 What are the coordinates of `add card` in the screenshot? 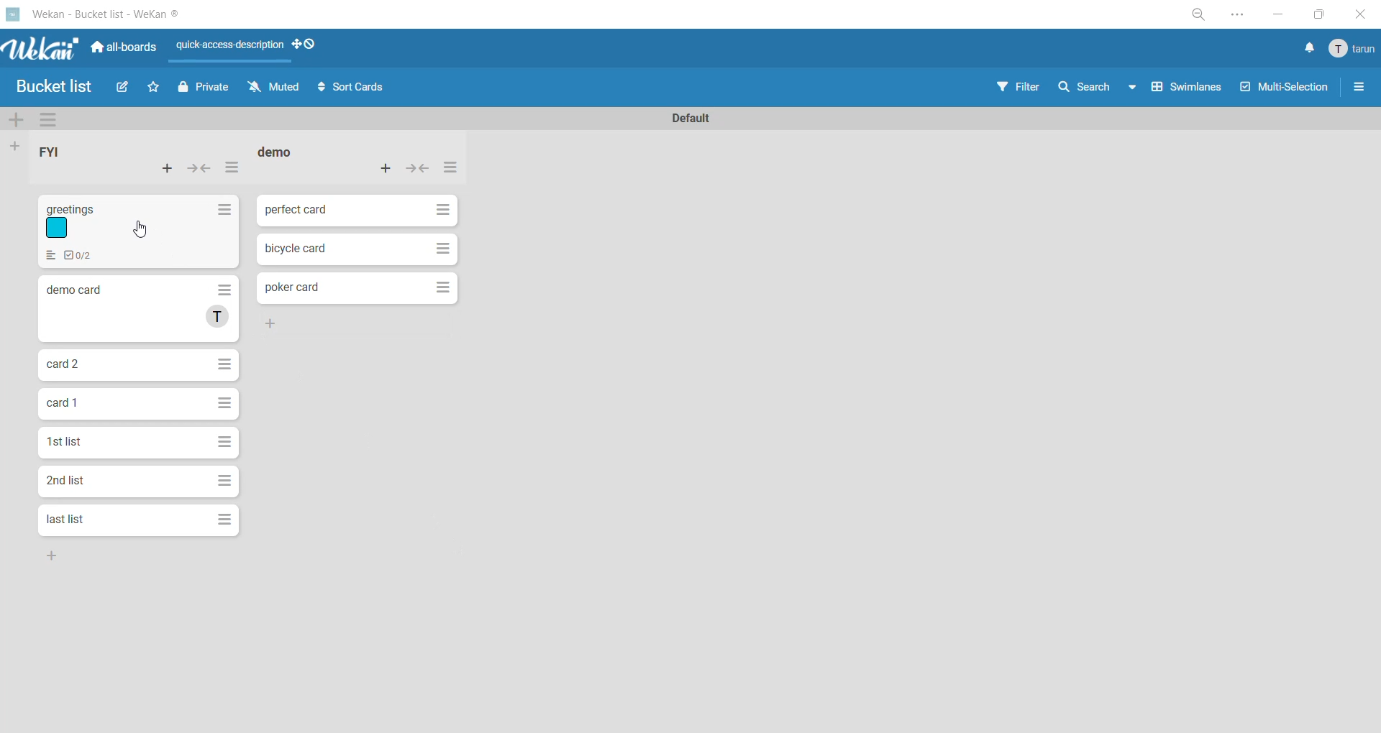 It's located at (166, 175).